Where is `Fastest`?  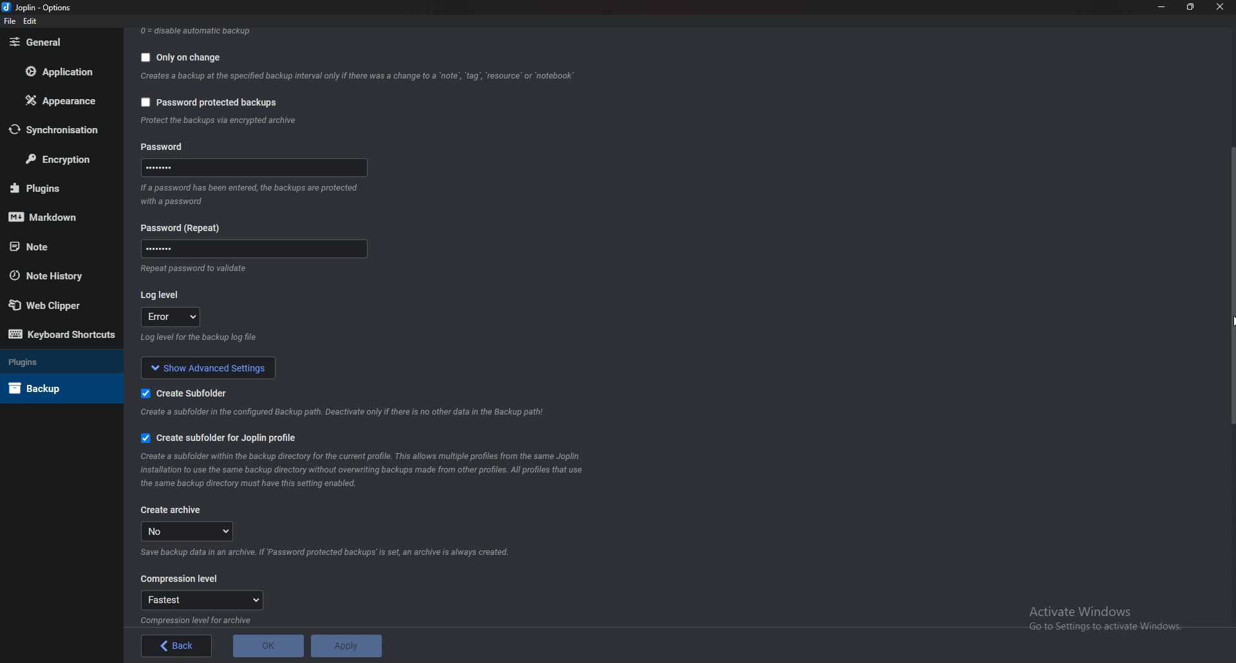 Fastest is located at coordinates (203, 599).